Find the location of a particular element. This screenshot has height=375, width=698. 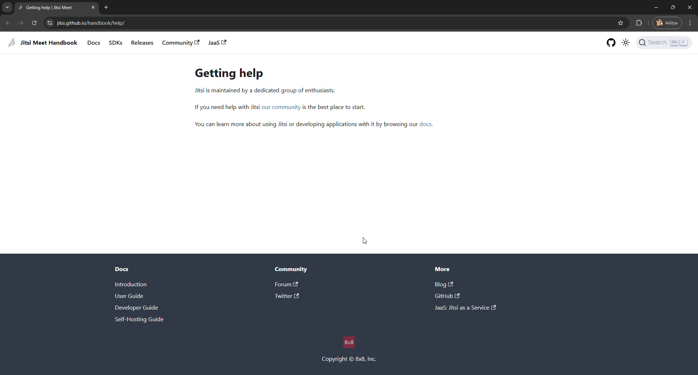

guide is located at coordinates (137, 308).